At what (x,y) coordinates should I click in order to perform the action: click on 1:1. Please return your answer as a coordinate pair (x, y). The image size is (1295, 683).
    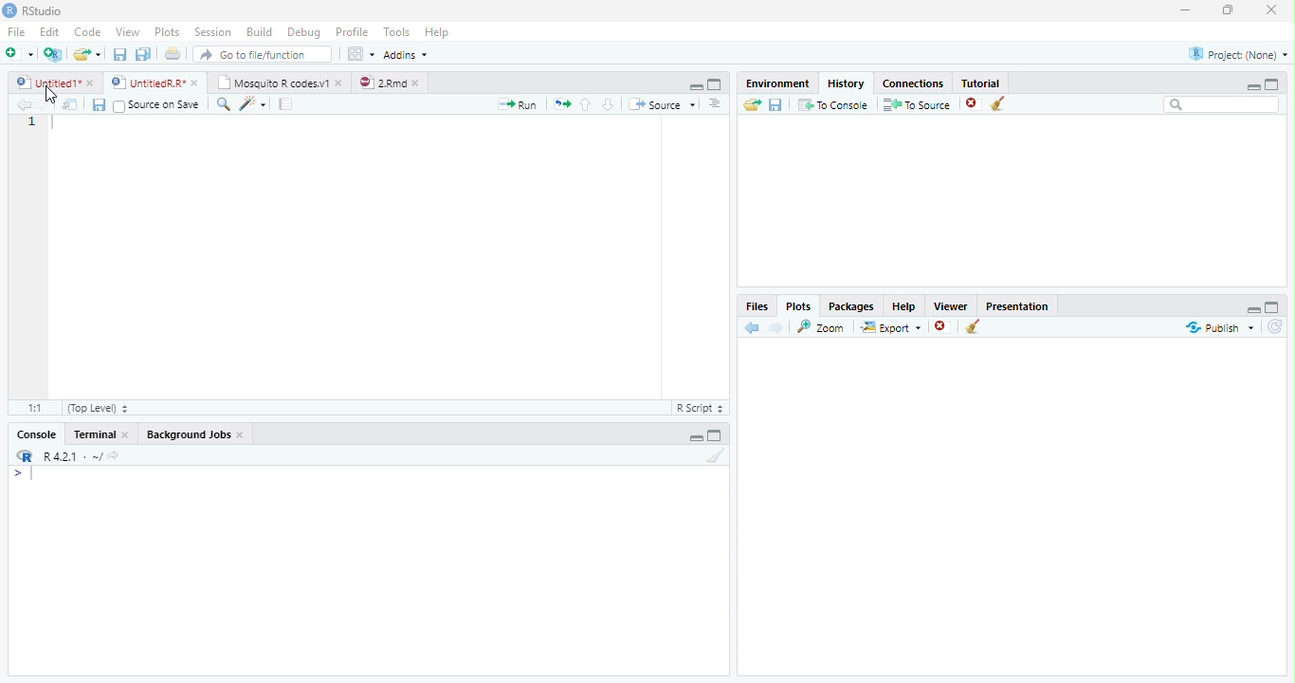
    Looking at the image, I should click on (33, 408).